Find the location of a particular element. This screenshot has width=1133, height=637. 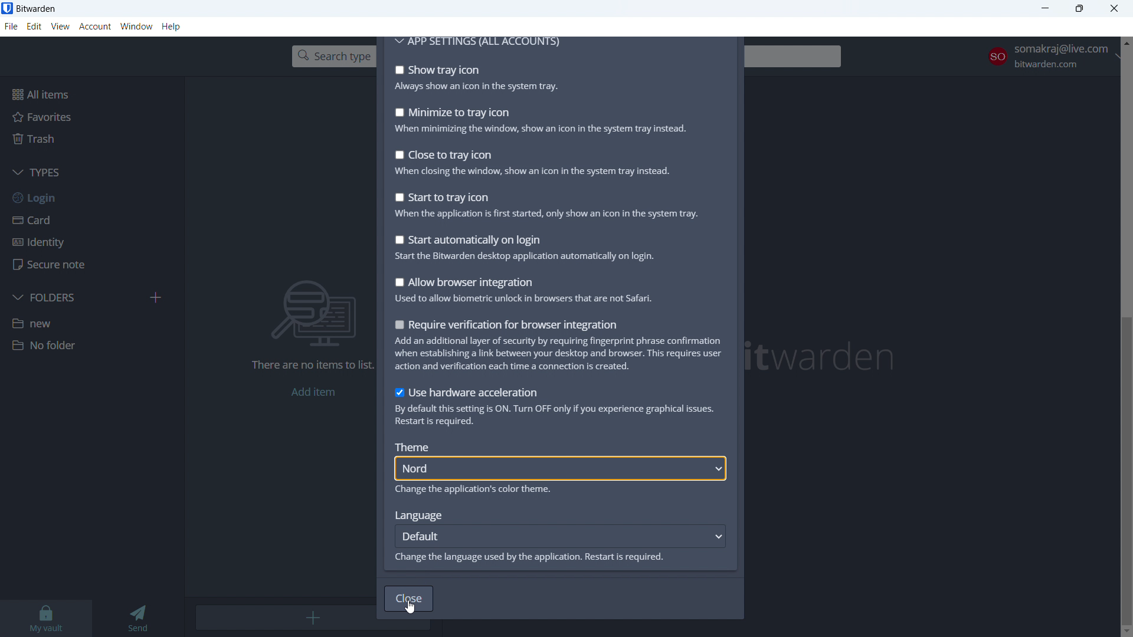

favorites is located at coordinates (90, 116).